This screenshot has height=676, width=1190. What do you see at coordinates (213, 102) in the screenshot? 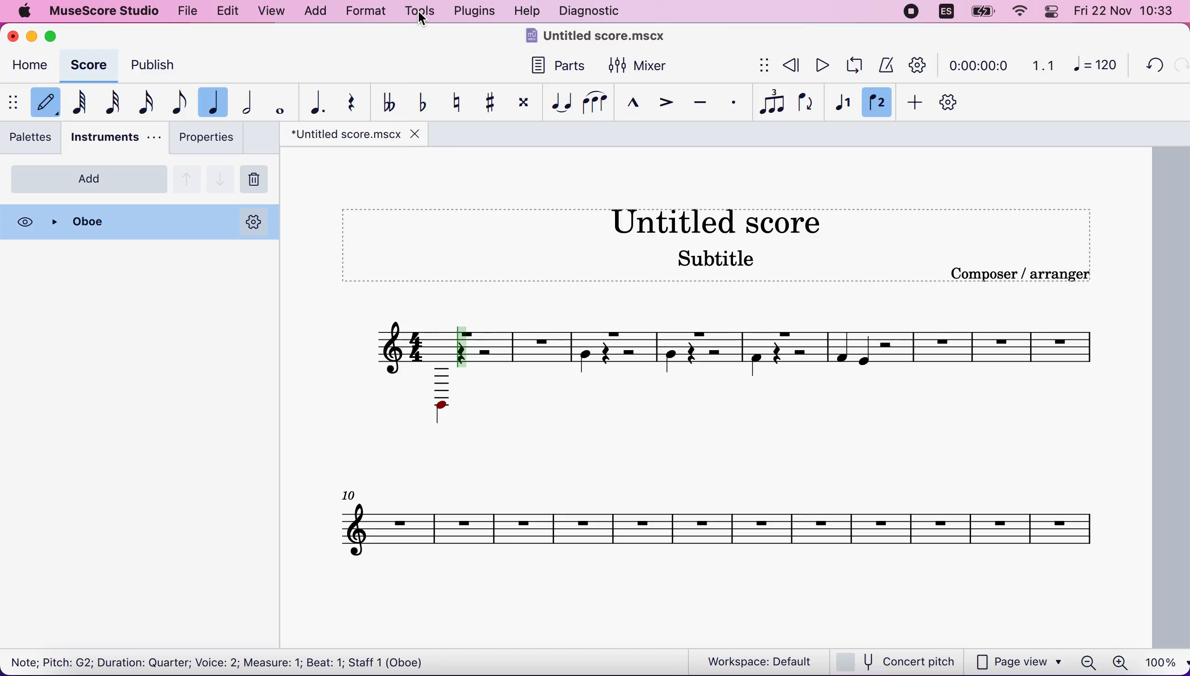
I see `quarter note` at bounding box center [213, 102].